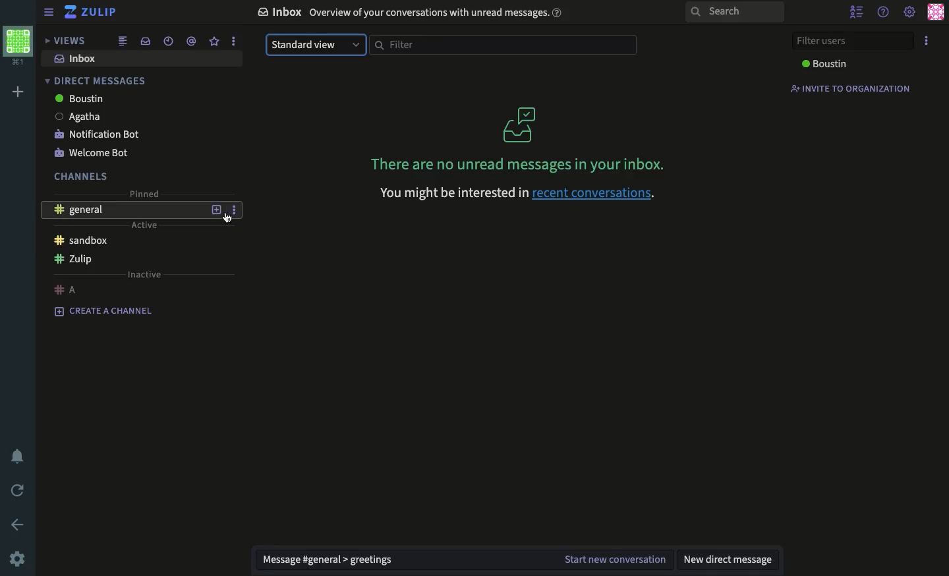 The width and height of the screenshot is (949, 576). I want to click on workspace profile, so click(19, 47).